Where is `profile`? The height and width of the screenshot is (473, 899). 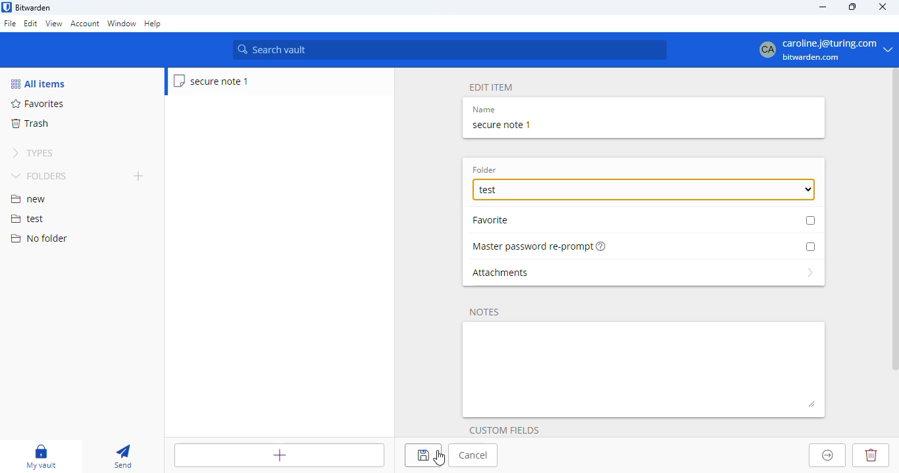 profile is located at coordinates (821, 49).